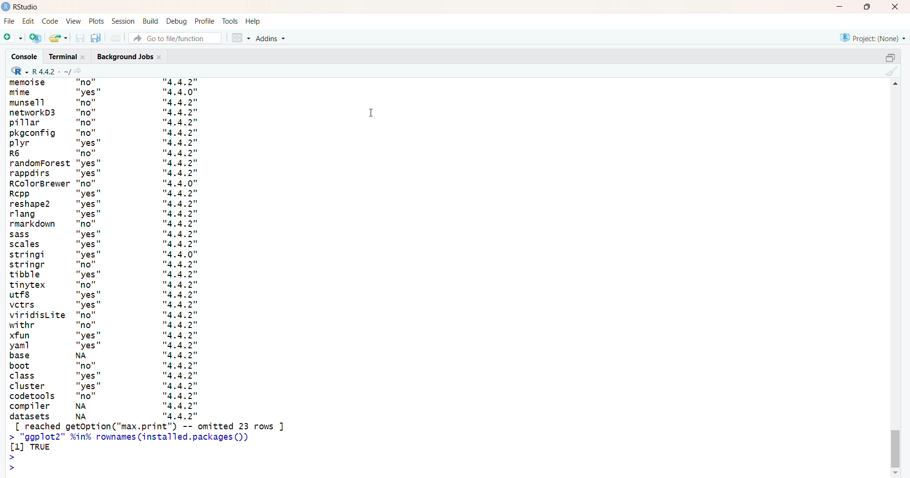 Image resolution: width=910 pixels, height=478 pixels. Describe the element at coordinates (50, 21) in the screenshot. I see `code` at that location.